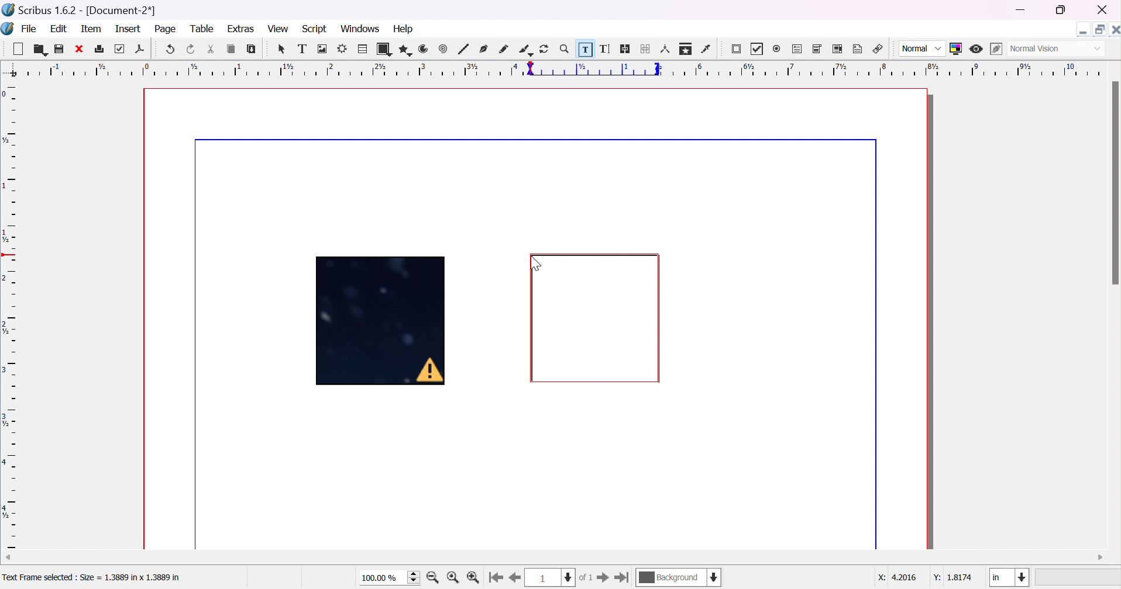  Describe the element at coordinates (1098, 27) in the screenshot. I see `restore down` at that location.